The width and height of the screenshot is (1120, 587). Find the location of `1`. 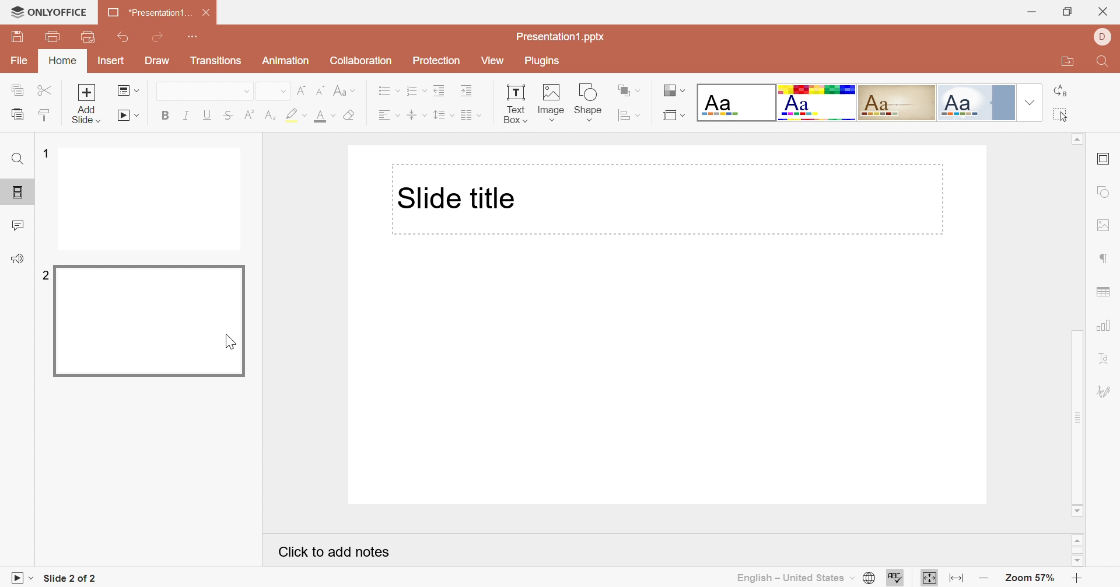

1 is located at coordinates (46, 153).